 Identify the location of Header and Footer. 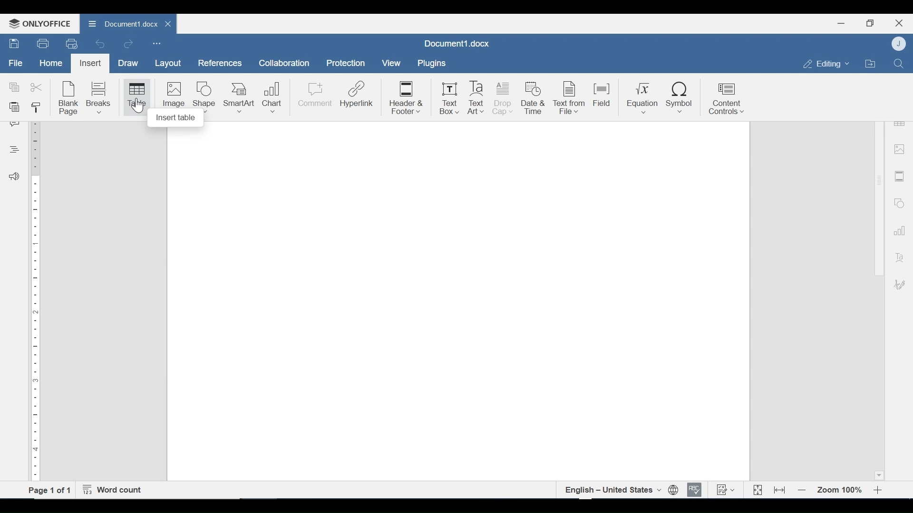
(900, 177).